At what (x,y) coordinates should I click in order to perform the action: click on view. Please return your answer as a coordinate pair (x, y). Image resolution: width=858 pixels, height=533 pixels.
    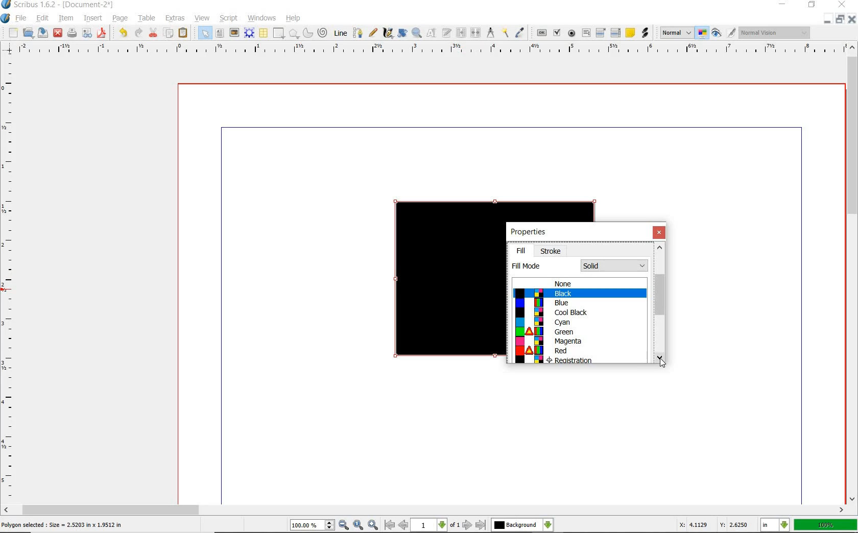
    Looking at the image, I should click on (202, 18).